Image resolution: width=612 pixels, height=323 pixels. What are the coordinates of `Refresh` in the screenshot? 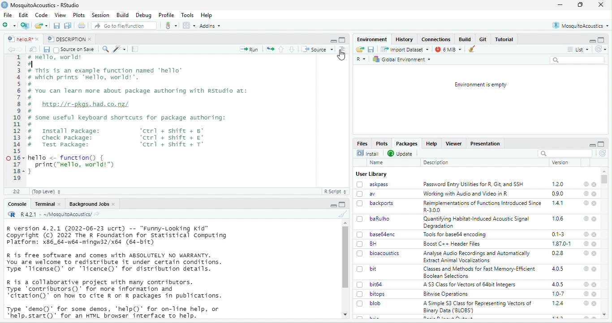 It's located at (600, 49).